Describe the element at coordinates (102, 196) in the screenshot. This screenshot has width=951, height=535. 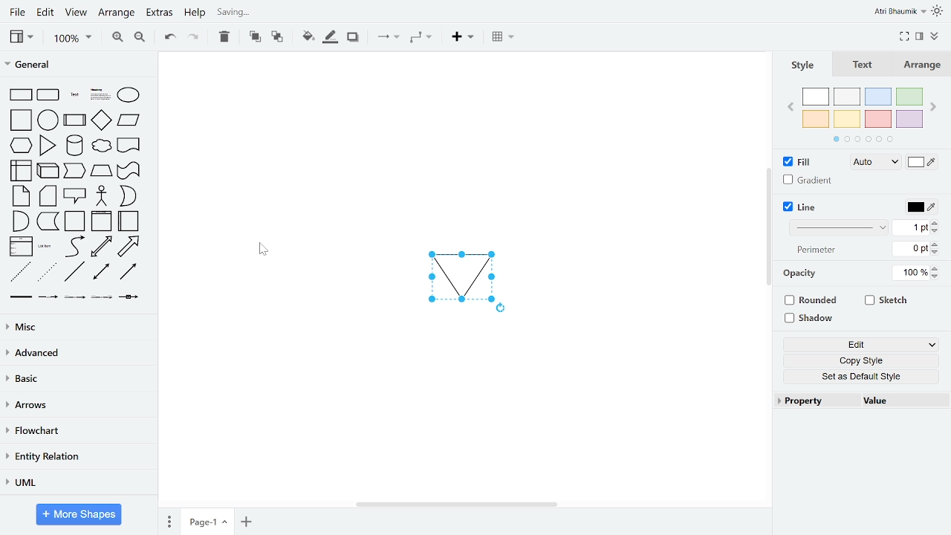
I see `actor` at that location.